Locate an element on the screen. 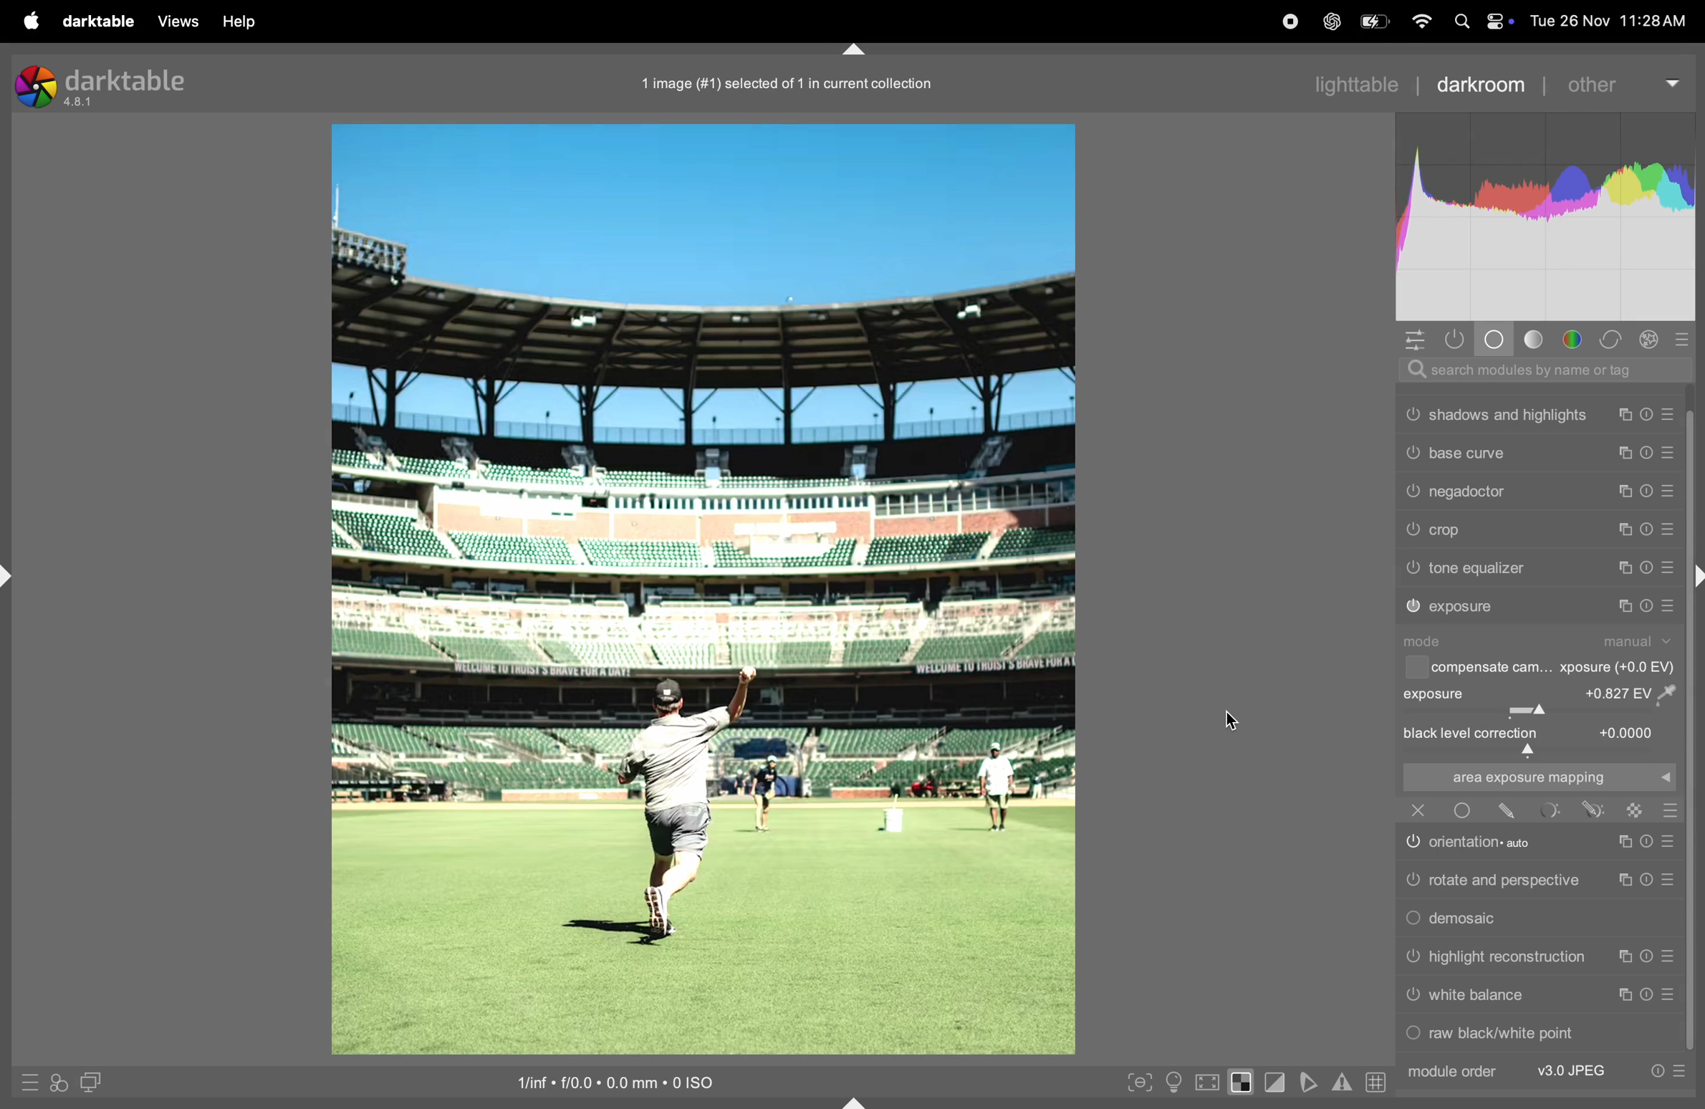 Image resolution: width=1705 pixels, height=1109 pixels. area exposure mapping is located at coordinates (1537, 777).